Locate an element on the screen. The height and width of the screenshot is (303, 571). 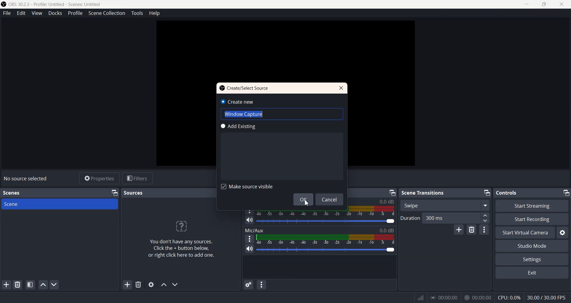
Close is located at coordinates (341, 88).